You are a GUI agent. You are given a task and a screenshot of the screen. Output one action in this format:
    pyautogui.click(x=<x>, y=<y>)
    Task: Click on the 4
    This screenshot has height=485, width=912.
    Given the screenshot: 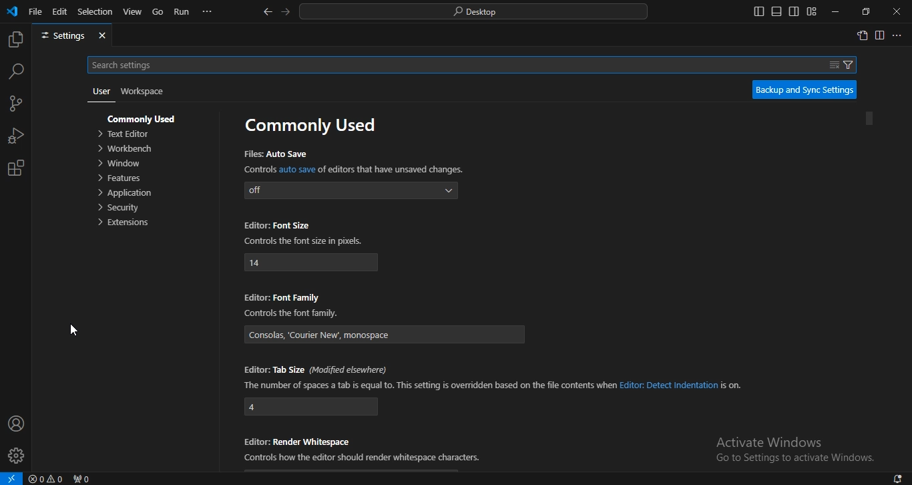 What is the action you would take?
    pyautogui.click(x=310, y=406)
    